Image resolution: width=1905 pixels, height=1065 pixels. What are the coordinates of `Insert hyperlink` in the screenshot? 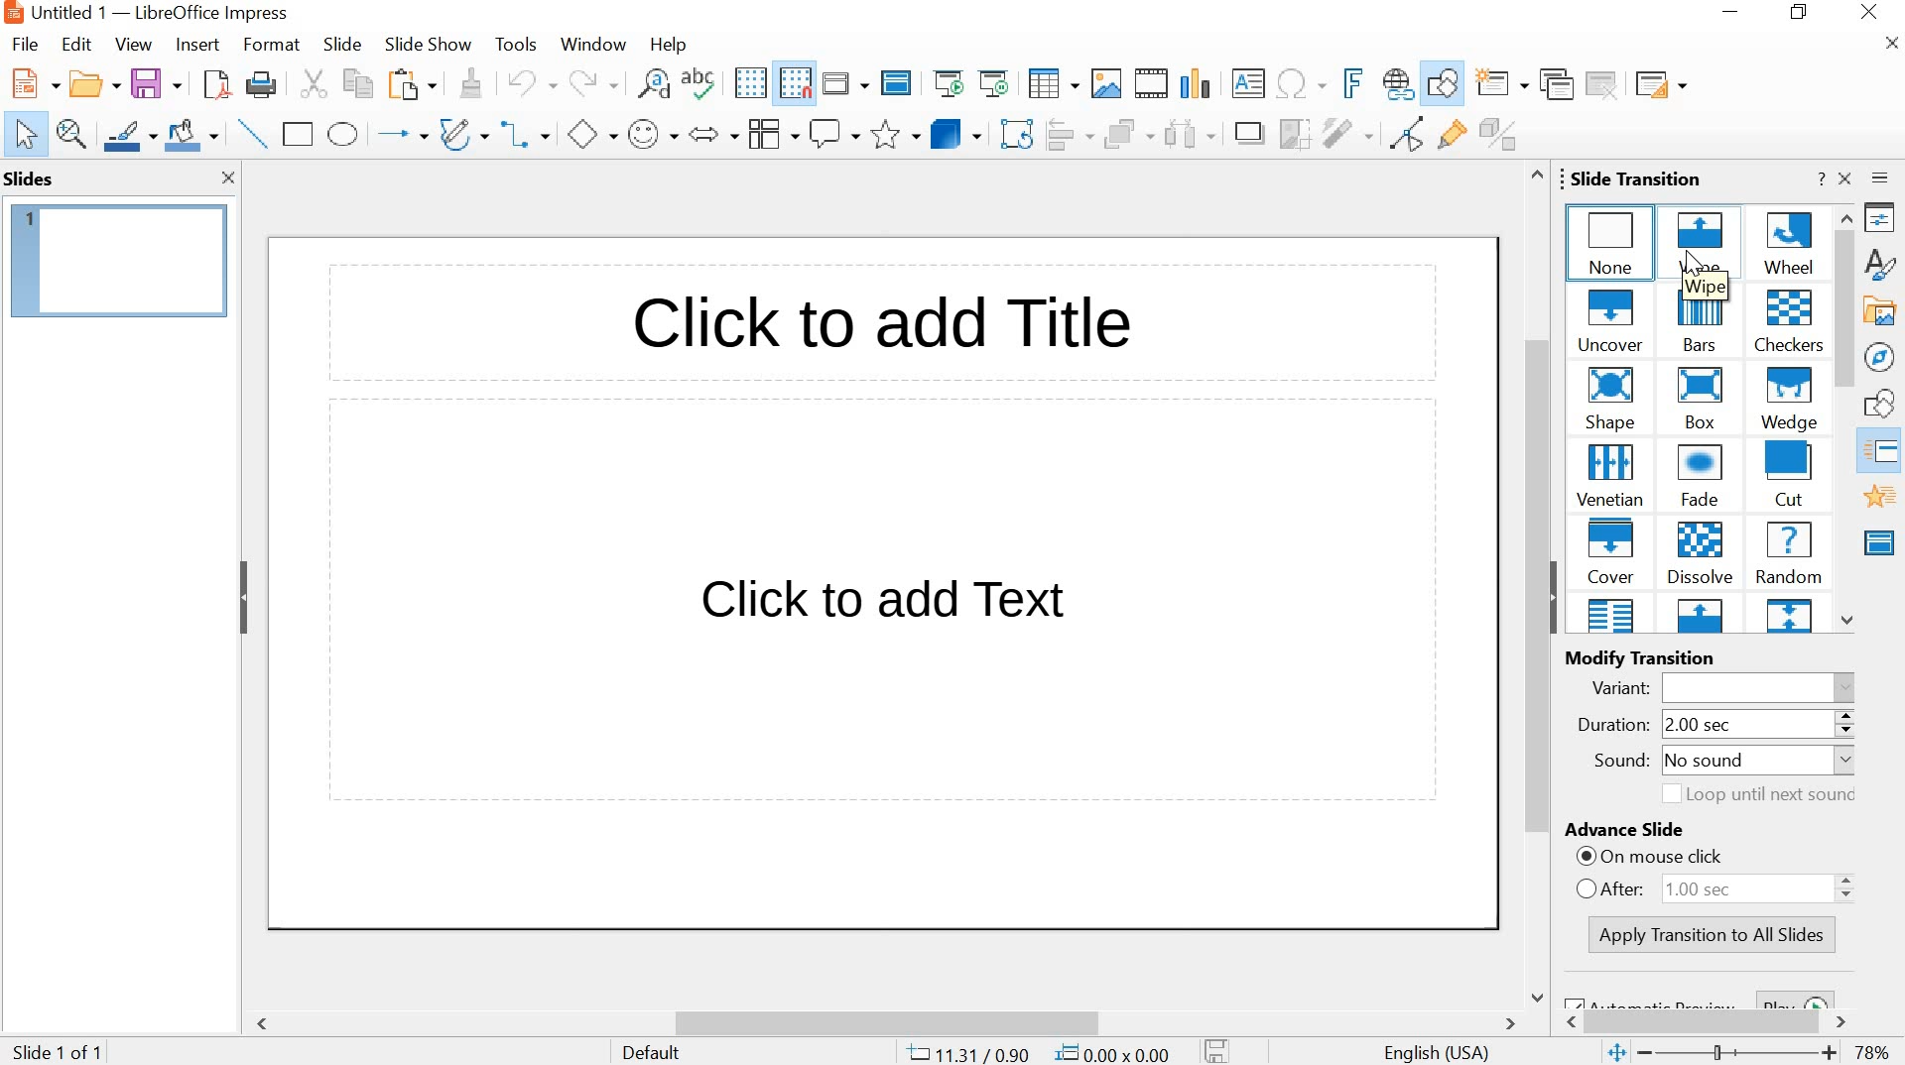 It's located at (1398, 85).